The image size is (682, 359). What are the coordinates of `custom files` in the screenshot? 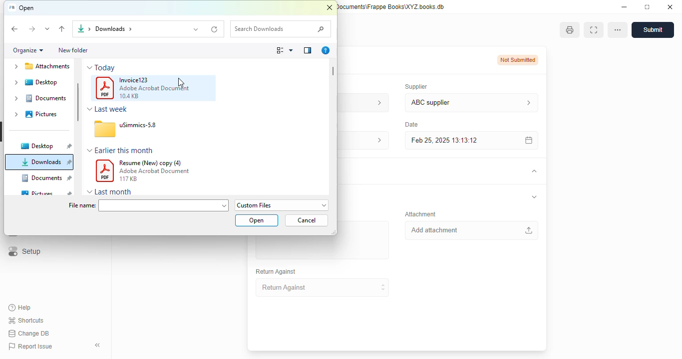 It's located at (282, 205).